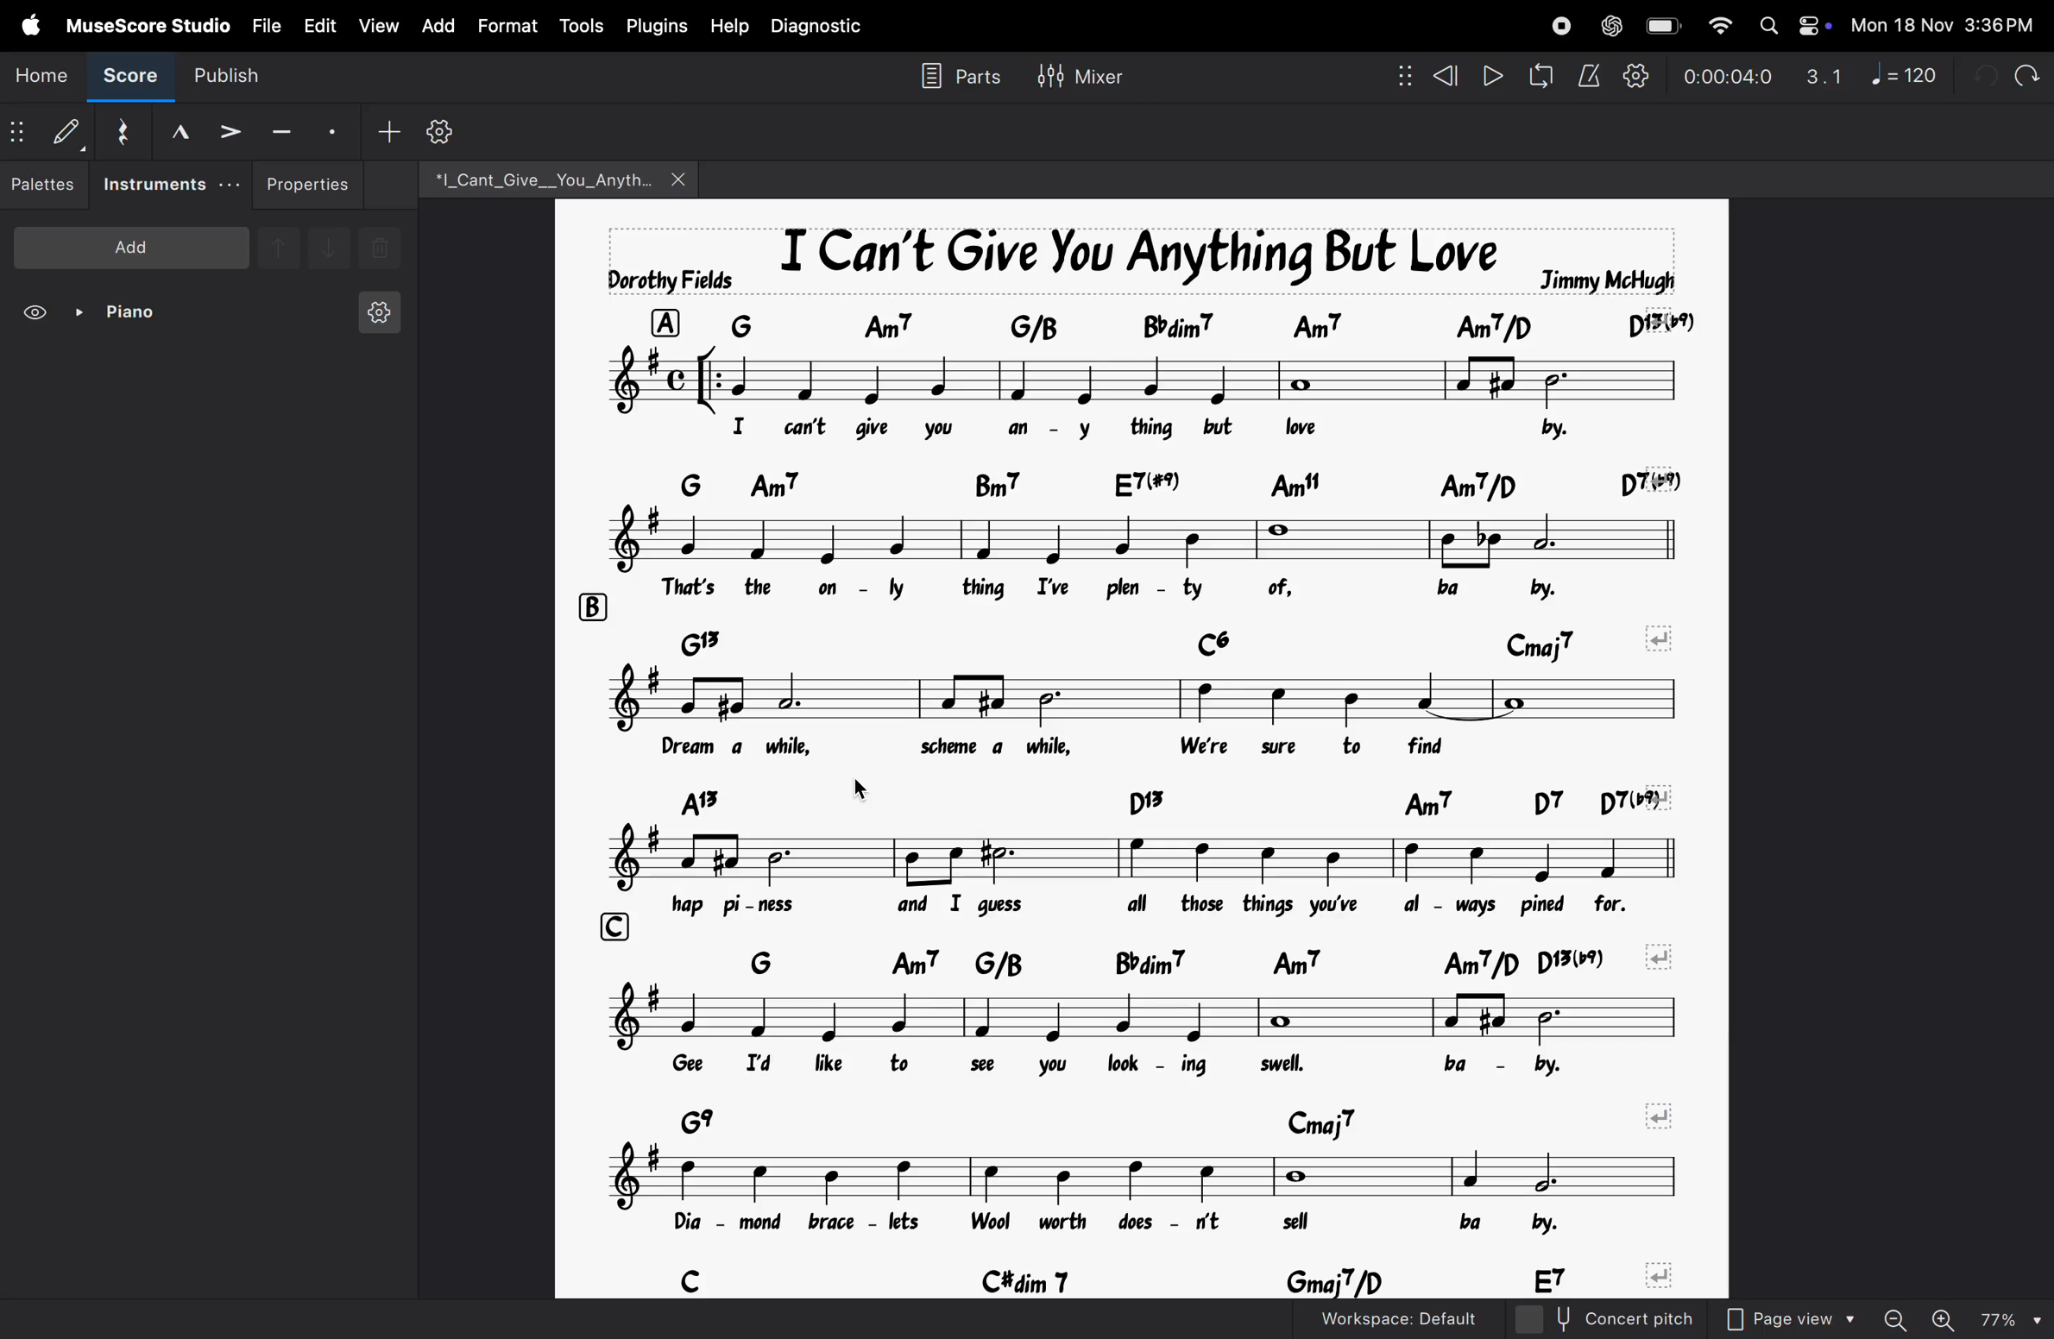 This screenshot has height=1339, width=2054. I want to click on add, so click(381, 135).